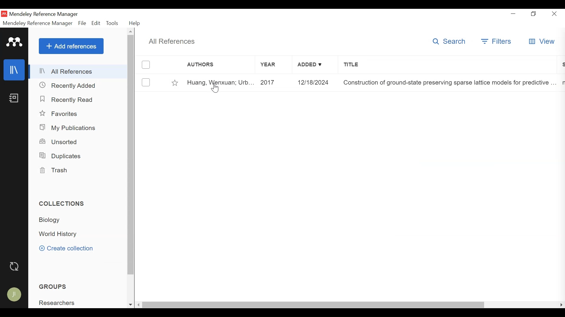 This screenshot has width=565, height=317. What do you see at coordinates (54, 286) in the screenshot?
I see `Group` at bounding box center [54, 286].